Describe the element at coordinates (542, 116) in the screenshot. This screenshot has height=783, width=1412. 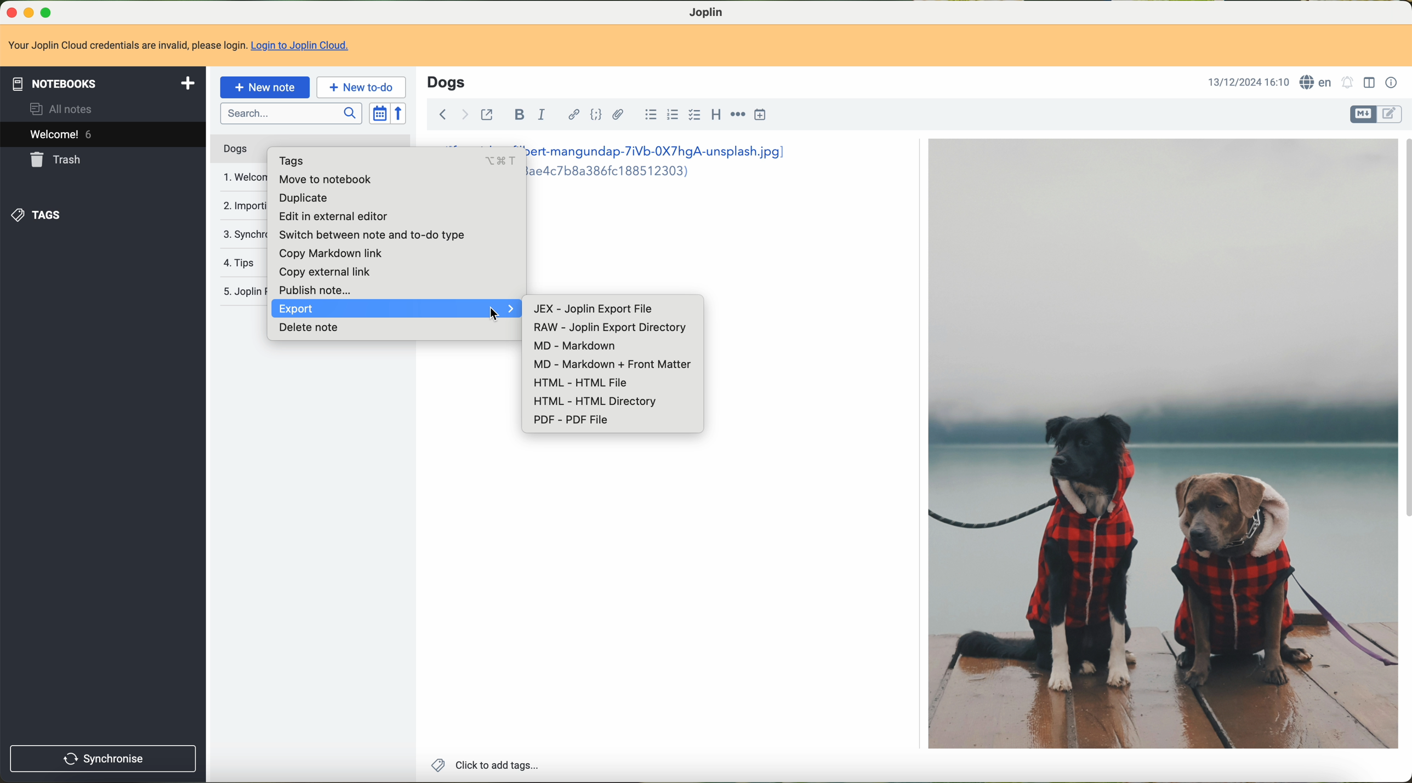
I see `italic` at that location.